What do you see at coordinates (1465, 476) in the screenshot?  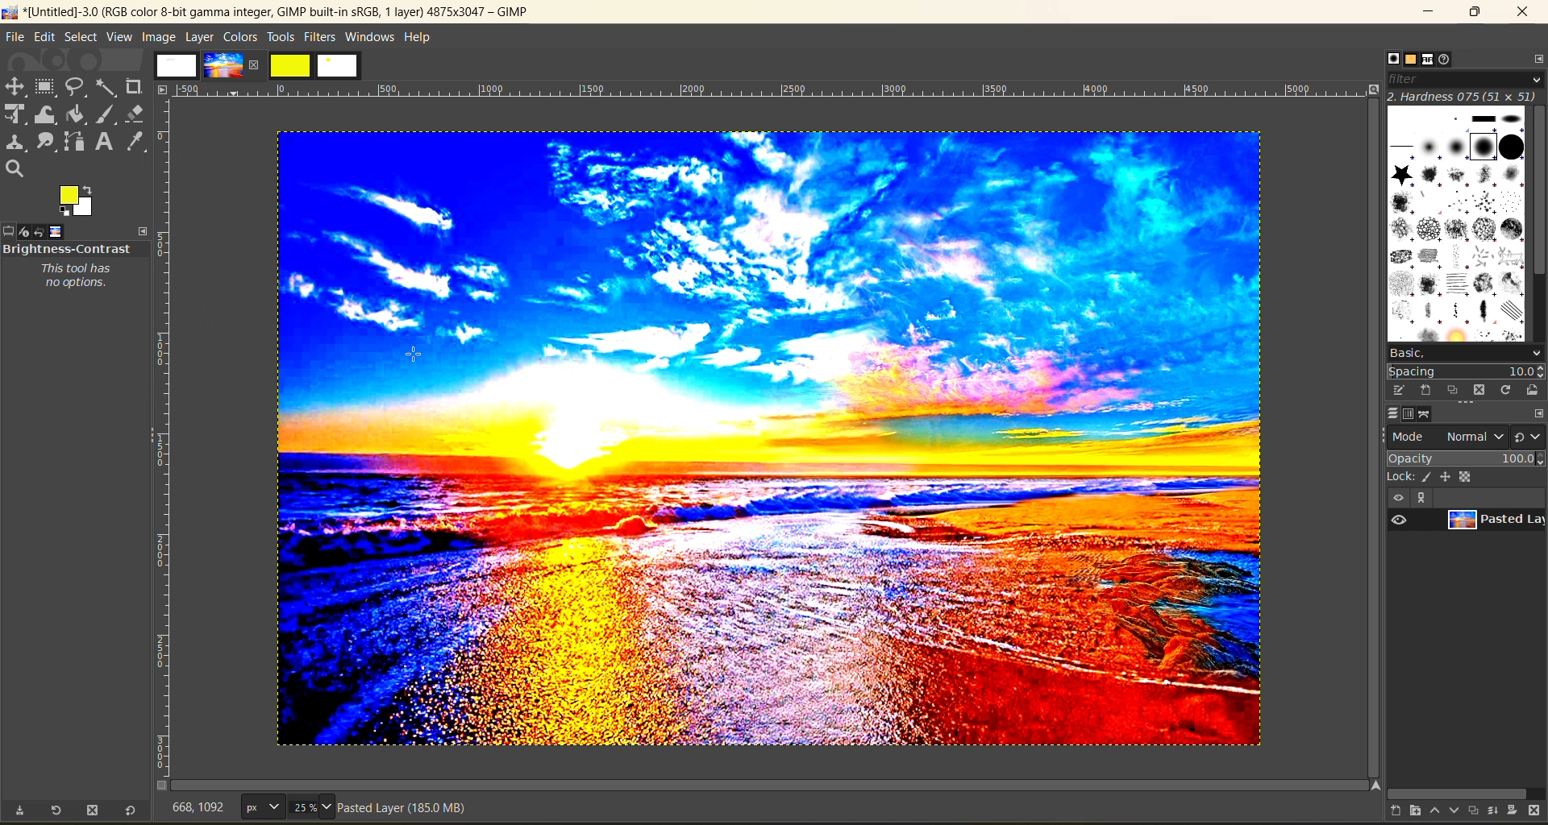 I see `lock pixels, position and size, alpha` at bounding box center [1465, 476].